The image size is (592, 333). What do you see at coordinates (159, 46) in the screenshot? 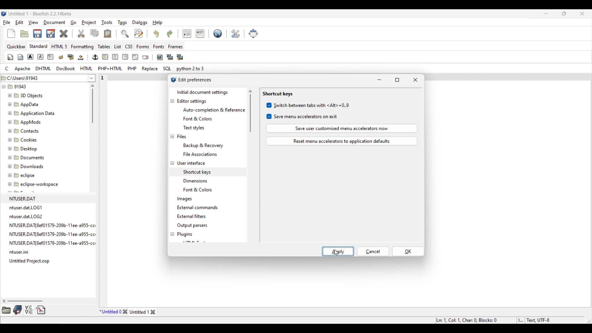
I see `Fonts` at bounding box center [159, 46].